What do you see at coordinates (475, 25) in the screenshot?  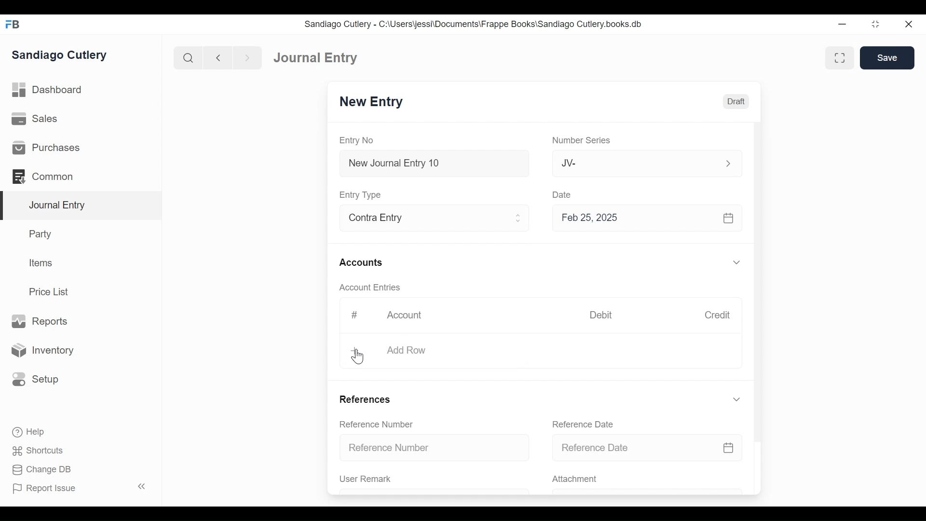 I see `Sandiago Cutlery - C:\Users\jessi\Documents\Frappe Books\Sandiago Cutlery.books.db` at bounding box center [475, 25].